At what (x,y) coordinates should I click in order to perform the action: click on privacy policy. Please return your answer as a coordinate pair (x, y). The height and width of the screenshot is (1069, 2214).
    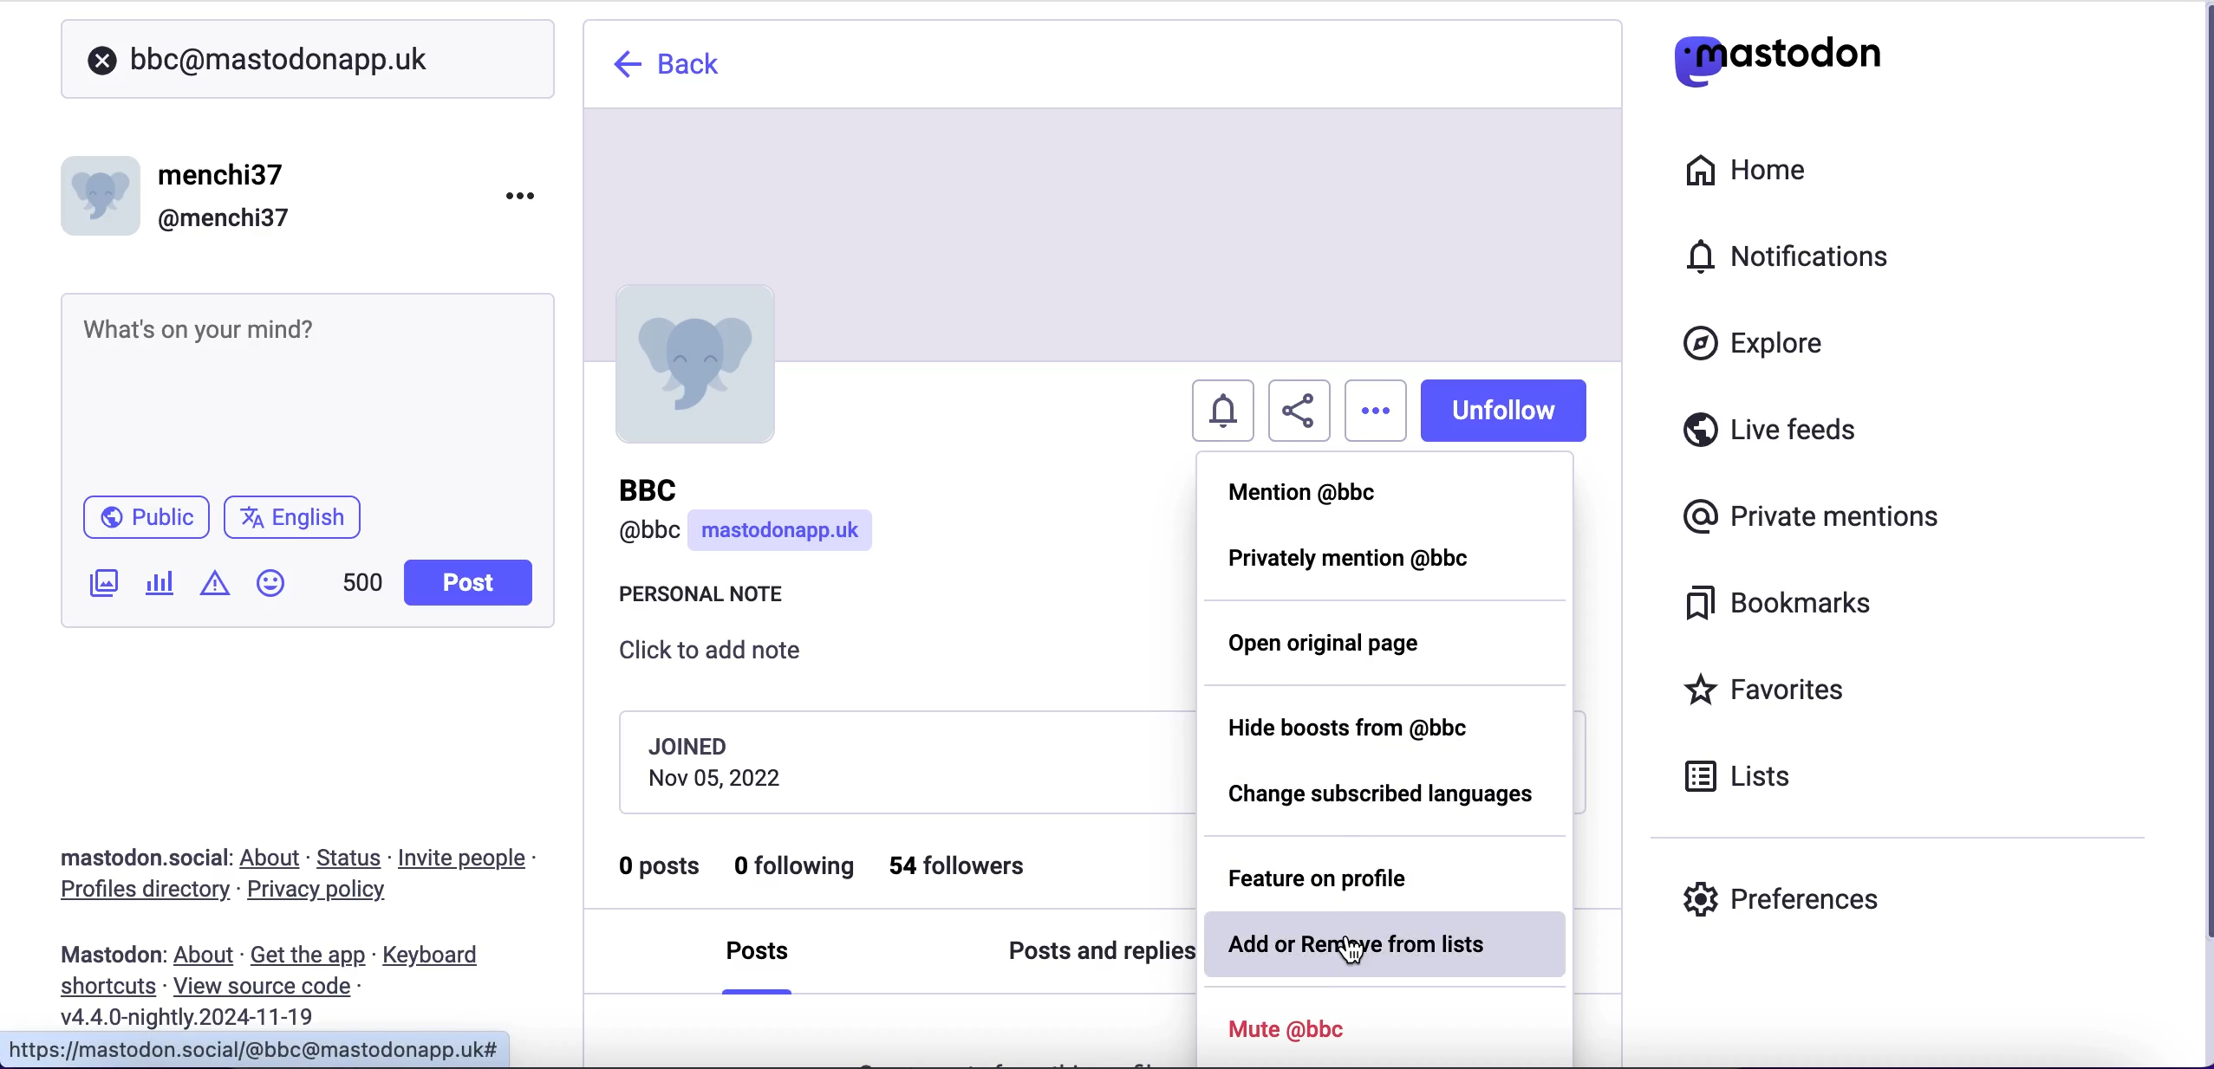
    Looking at the image, I should click on (332, 892).